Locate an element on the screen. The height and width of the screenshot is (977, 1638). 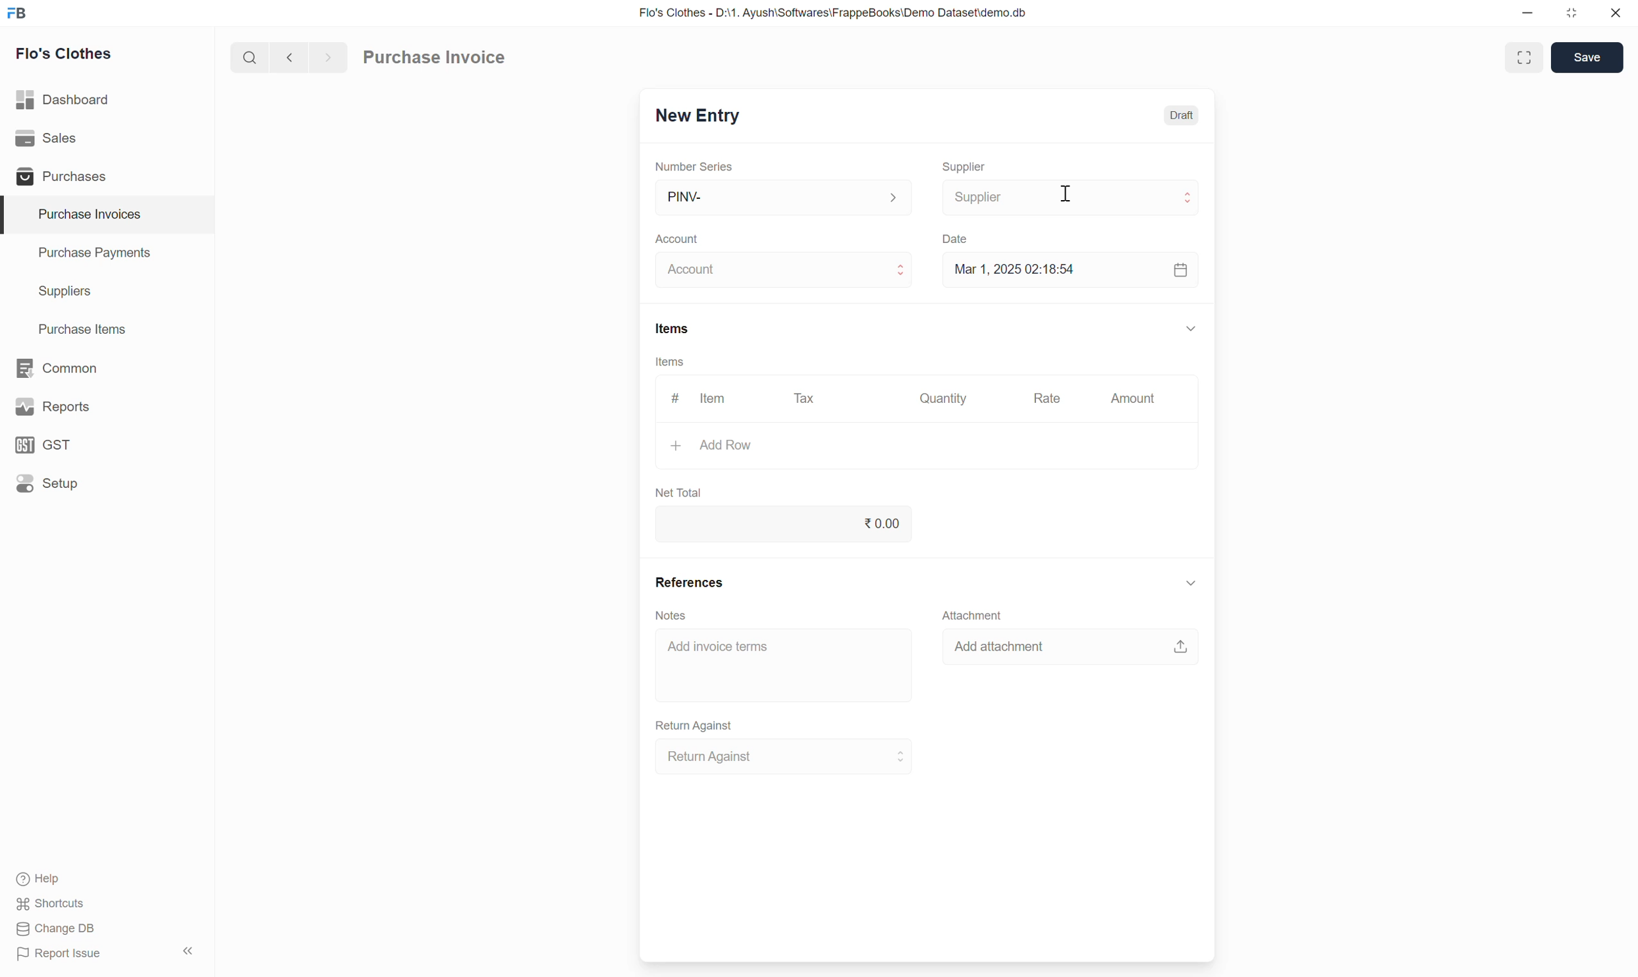
Return Against is located at coordinates (785, 756).